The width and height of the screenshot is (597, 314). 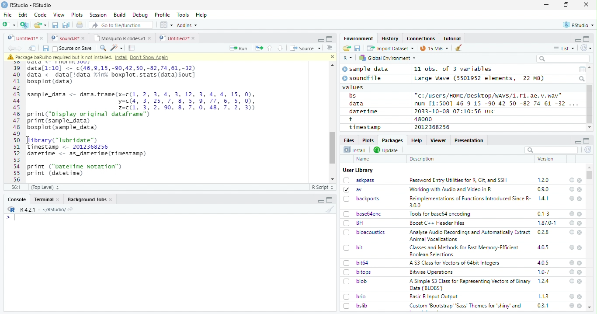 I want to click on Update, so click(x=387, y=150).